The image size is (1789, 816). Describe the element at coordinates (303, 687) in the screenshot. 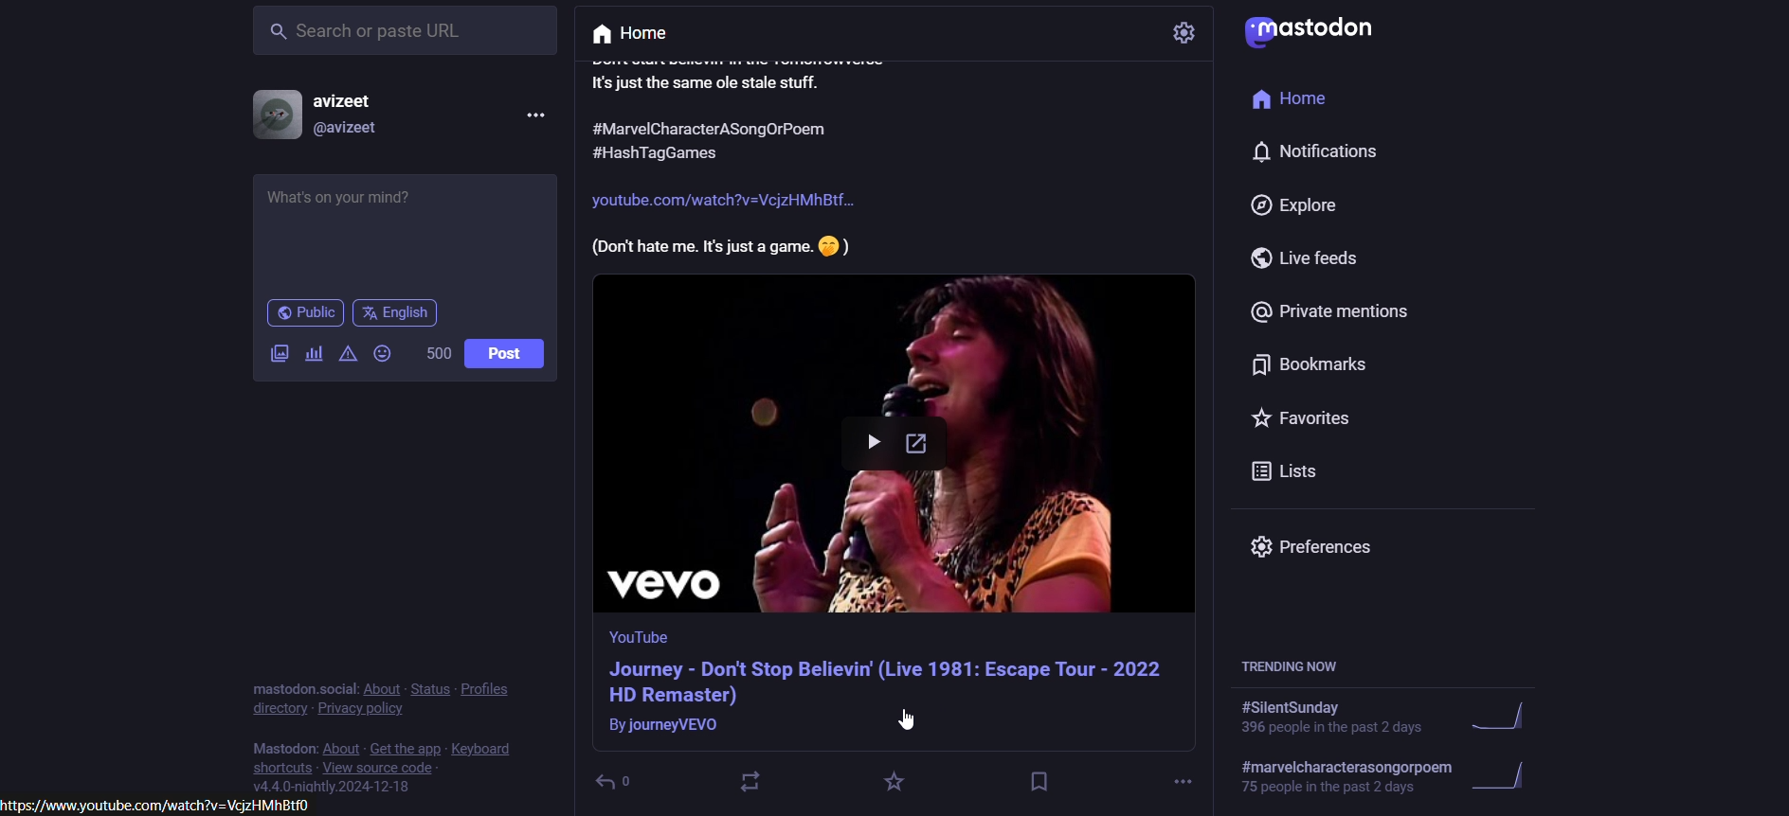

I see `text` at that location.